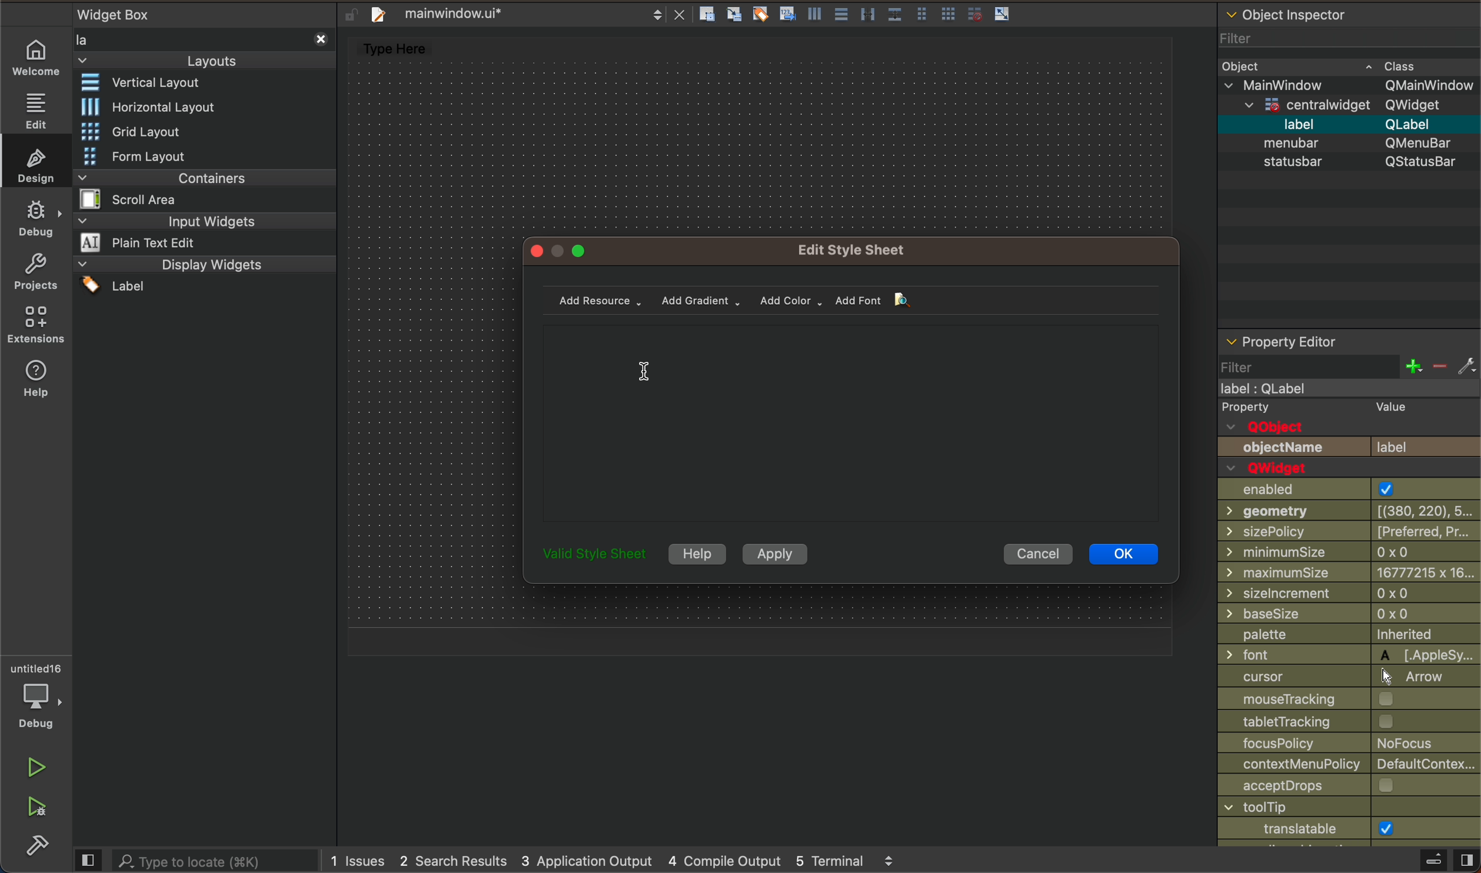 The image size is (1481, 873). What do you see at coordinates (1339, 744) in the screenshot?
I see `focus` at bounding box center [1339, 744].